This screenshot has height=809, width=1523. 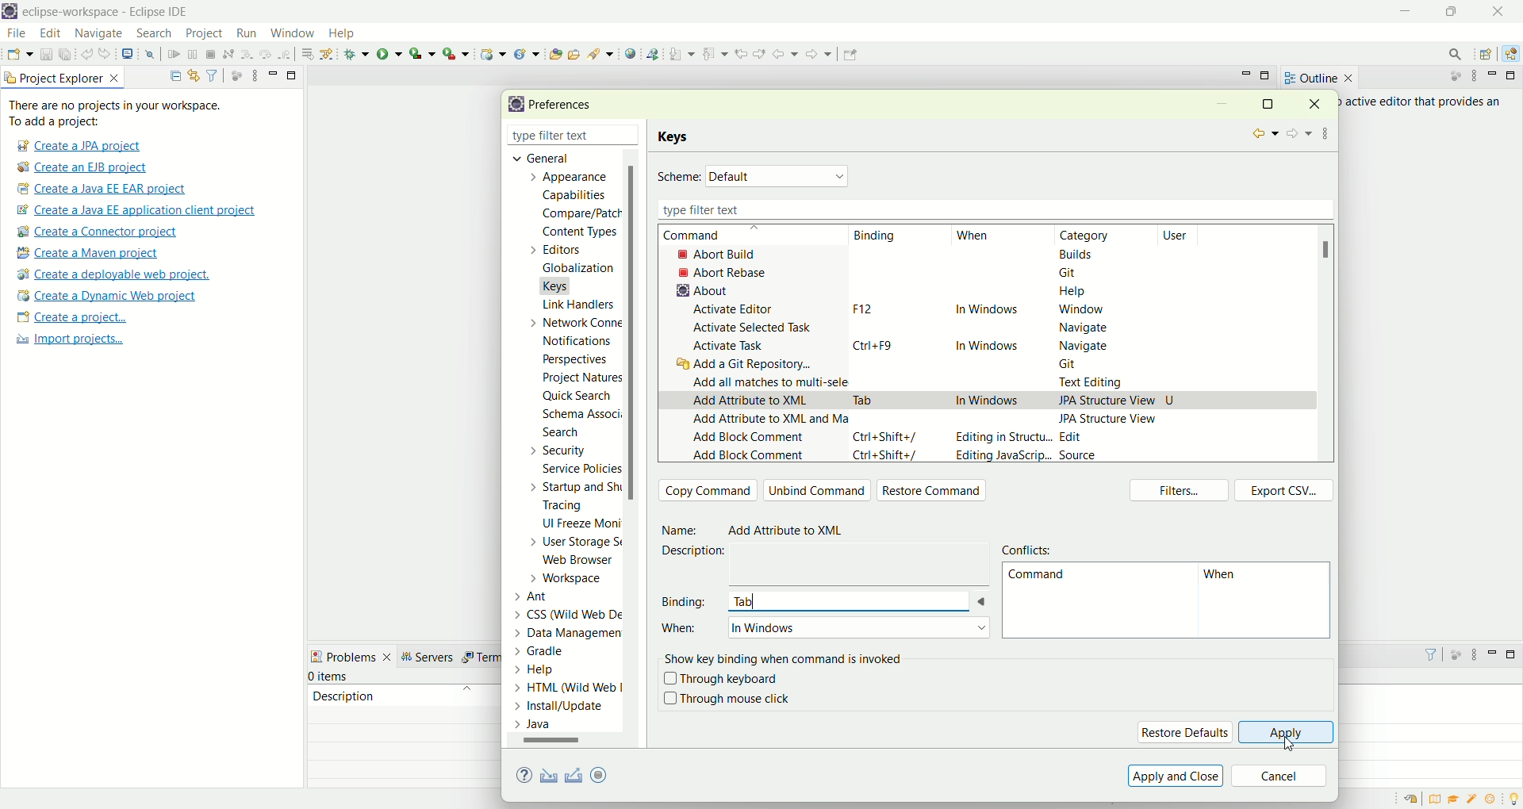 I want to click on activate editor, so click(x=736, y=309).